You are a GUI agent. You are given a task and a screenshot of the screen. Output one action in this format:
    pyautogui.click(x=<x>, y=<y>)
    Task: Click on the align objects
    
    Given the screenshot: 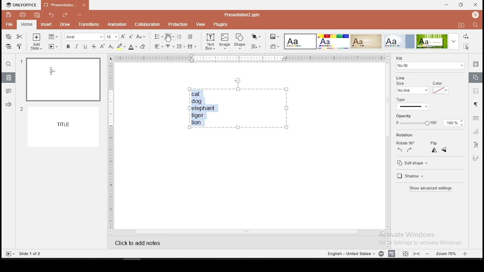 What is the action you would take?
    pyautogui.click(x=256, y=46)
    